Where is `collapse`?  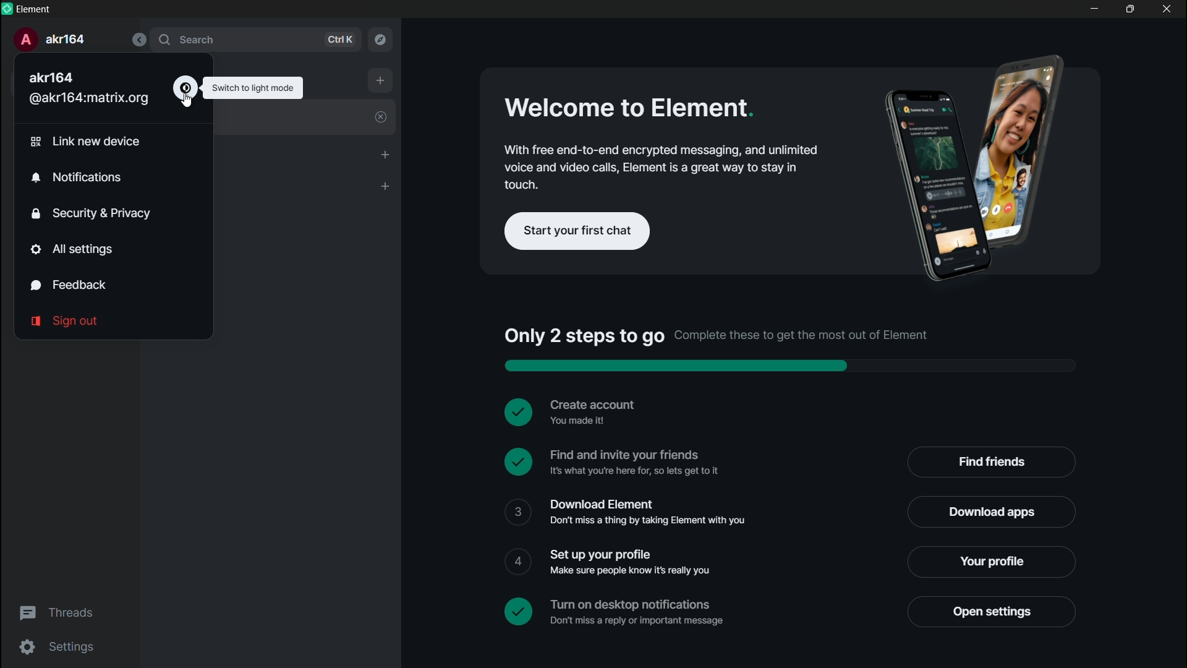 collapse is located at coordinates (138, 38).